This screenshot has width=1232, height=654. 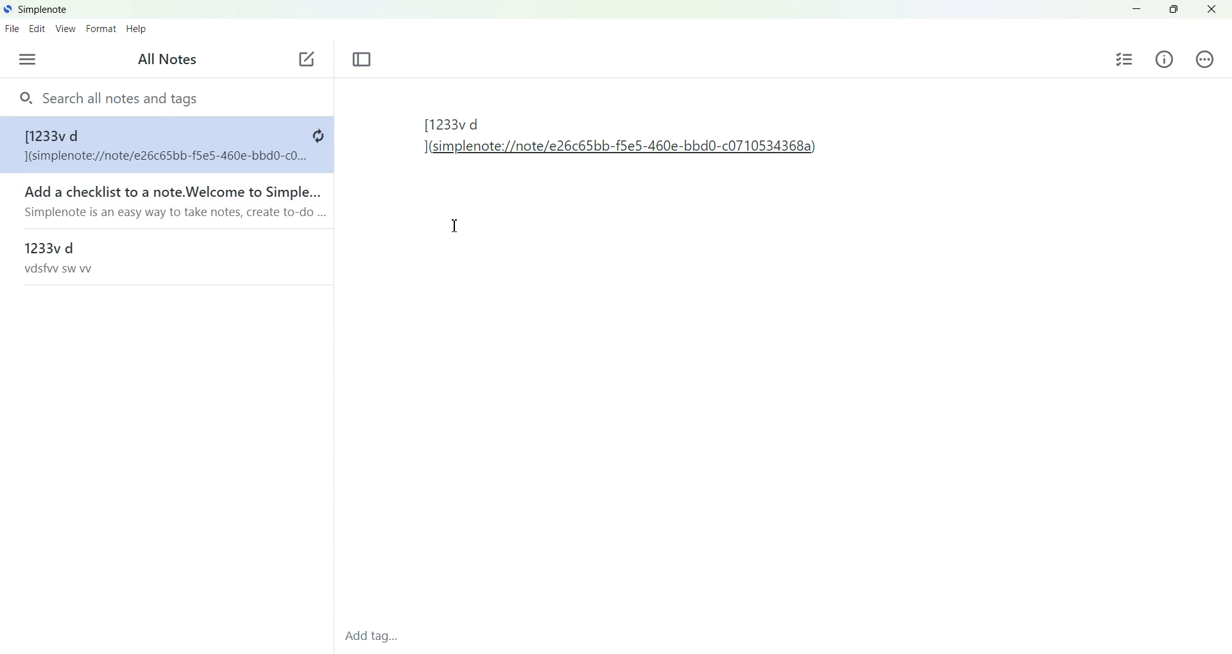 What do you see at coordinates (1202, 59) in the screenshot?
I see `Actions` at bounding box center [1202, 59].